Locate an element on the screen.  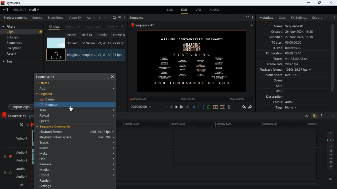
up is located at coordinates (216, 107).